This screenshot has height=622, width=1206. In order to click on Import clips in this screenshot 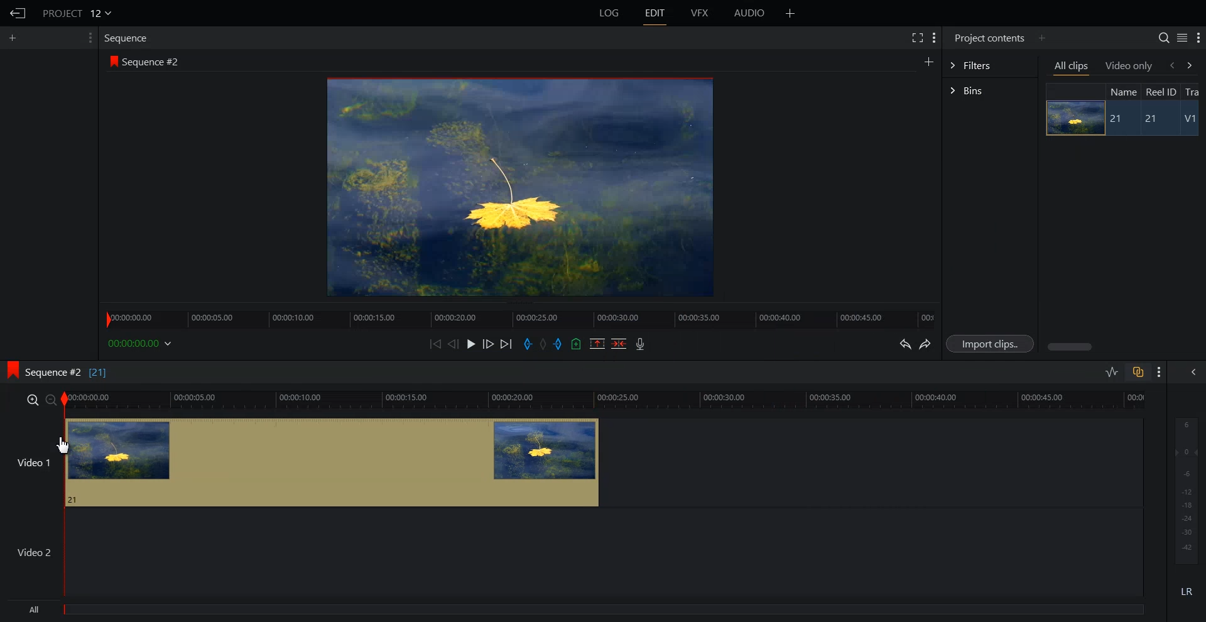, I will do `click(992, 344)`.